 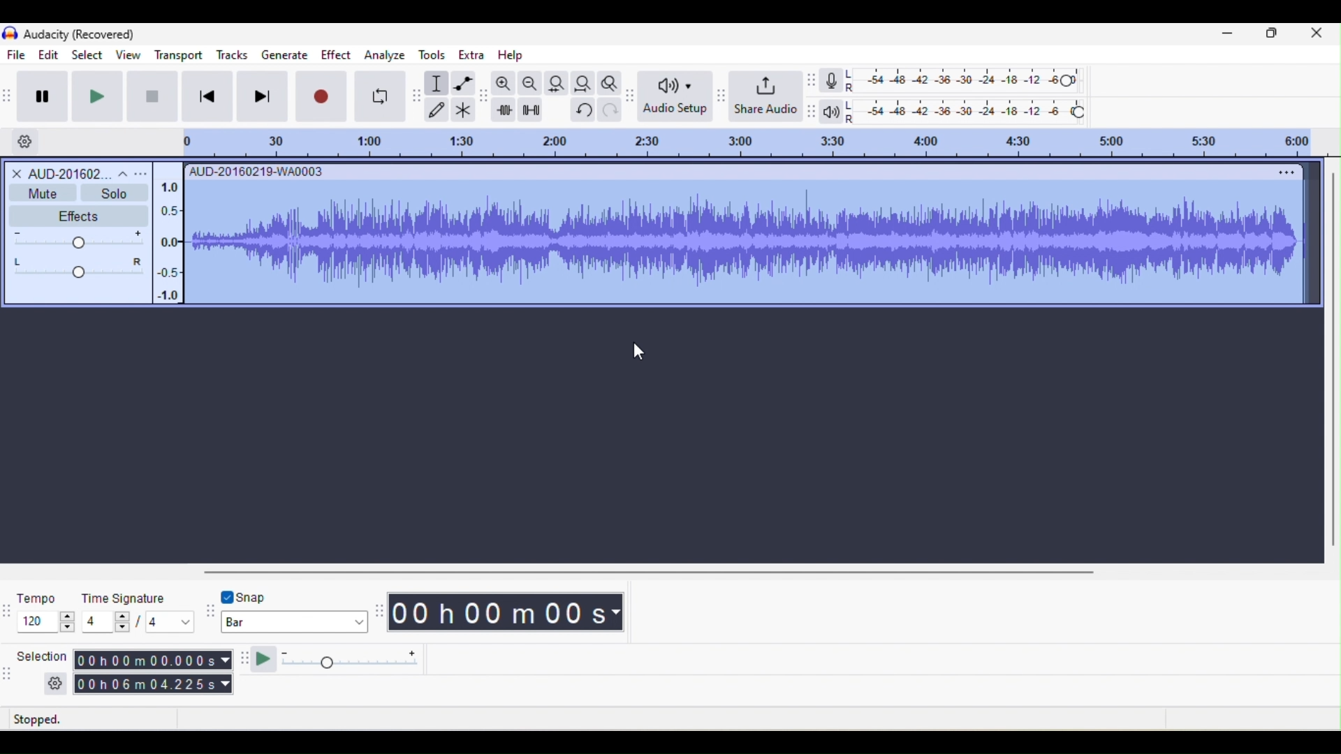 I want to click on zoom toggle, so click(x=610, y=82).